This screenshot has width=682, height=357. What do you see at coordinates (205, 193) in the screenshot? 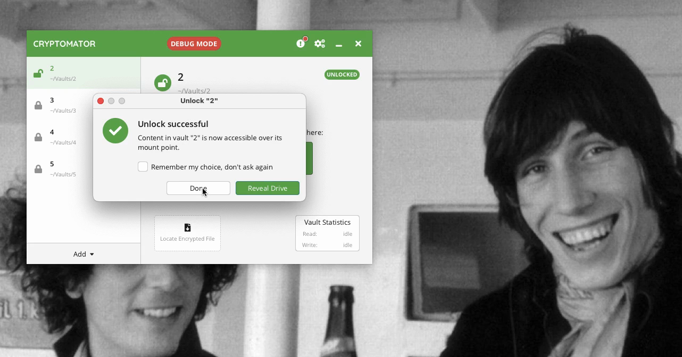
I see `cursor` at bounding box center [205, 193].